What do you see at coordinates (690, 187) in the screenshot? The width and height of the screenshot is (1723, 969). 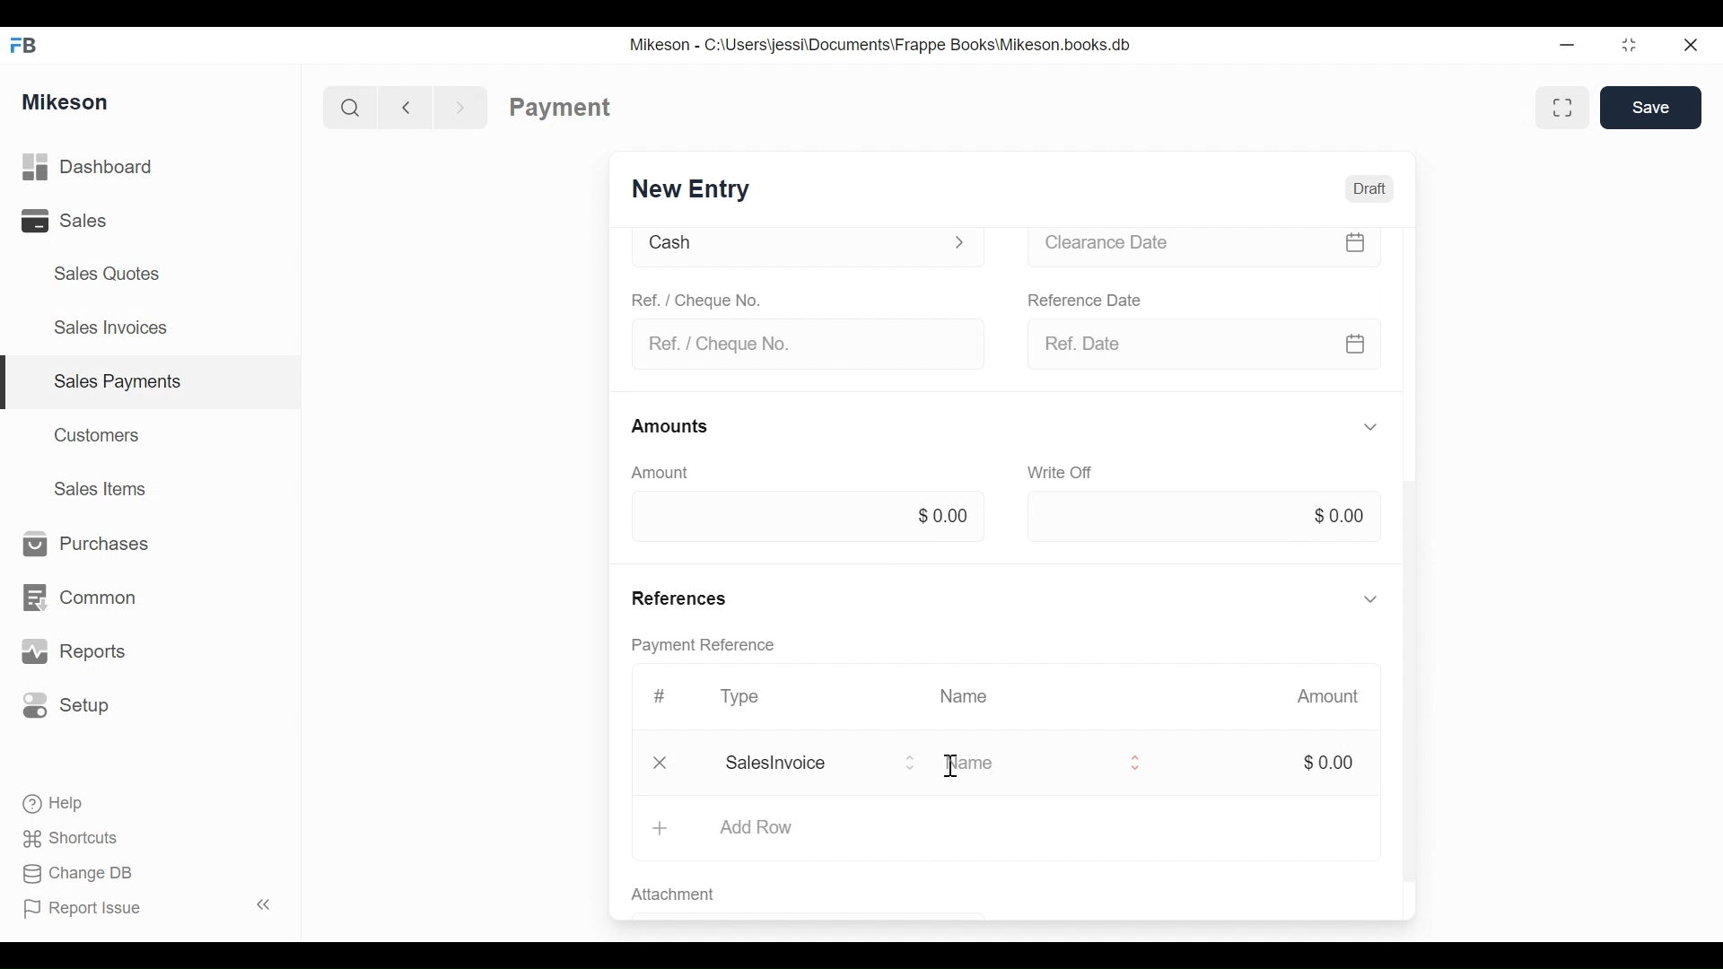 I see `New Entry` at bounding box center [690, 187].